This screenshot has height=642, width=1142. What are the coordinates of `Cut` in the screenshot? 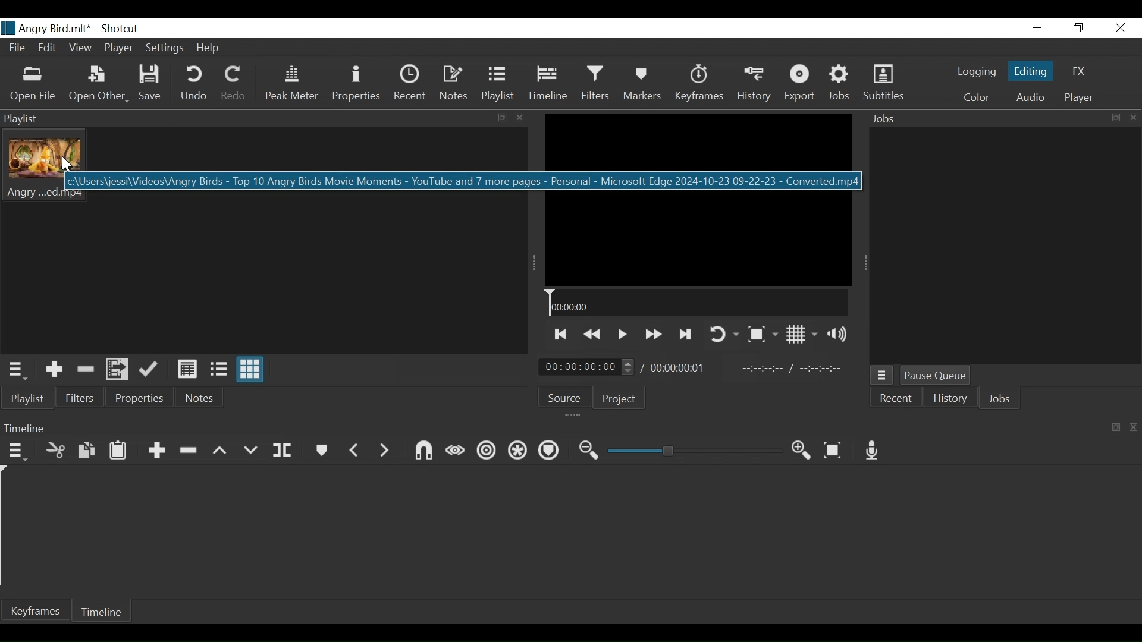 It's located at (55, 451).